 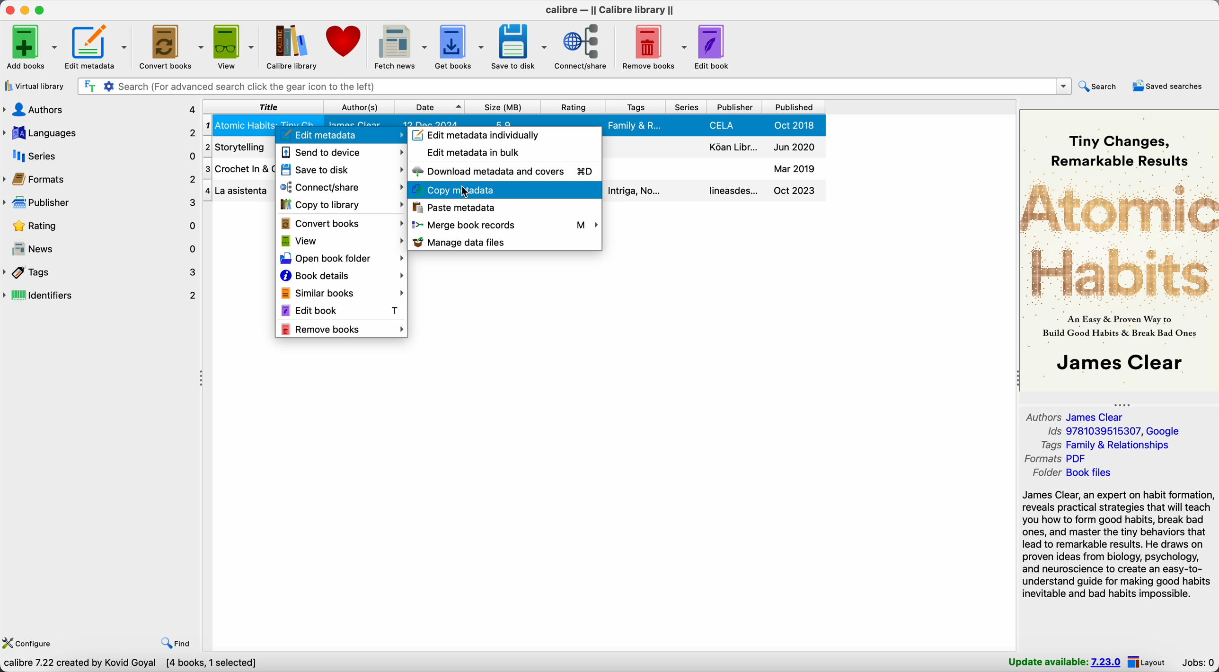 I want to click on edit metadata individually, so click(x=483, y=133).